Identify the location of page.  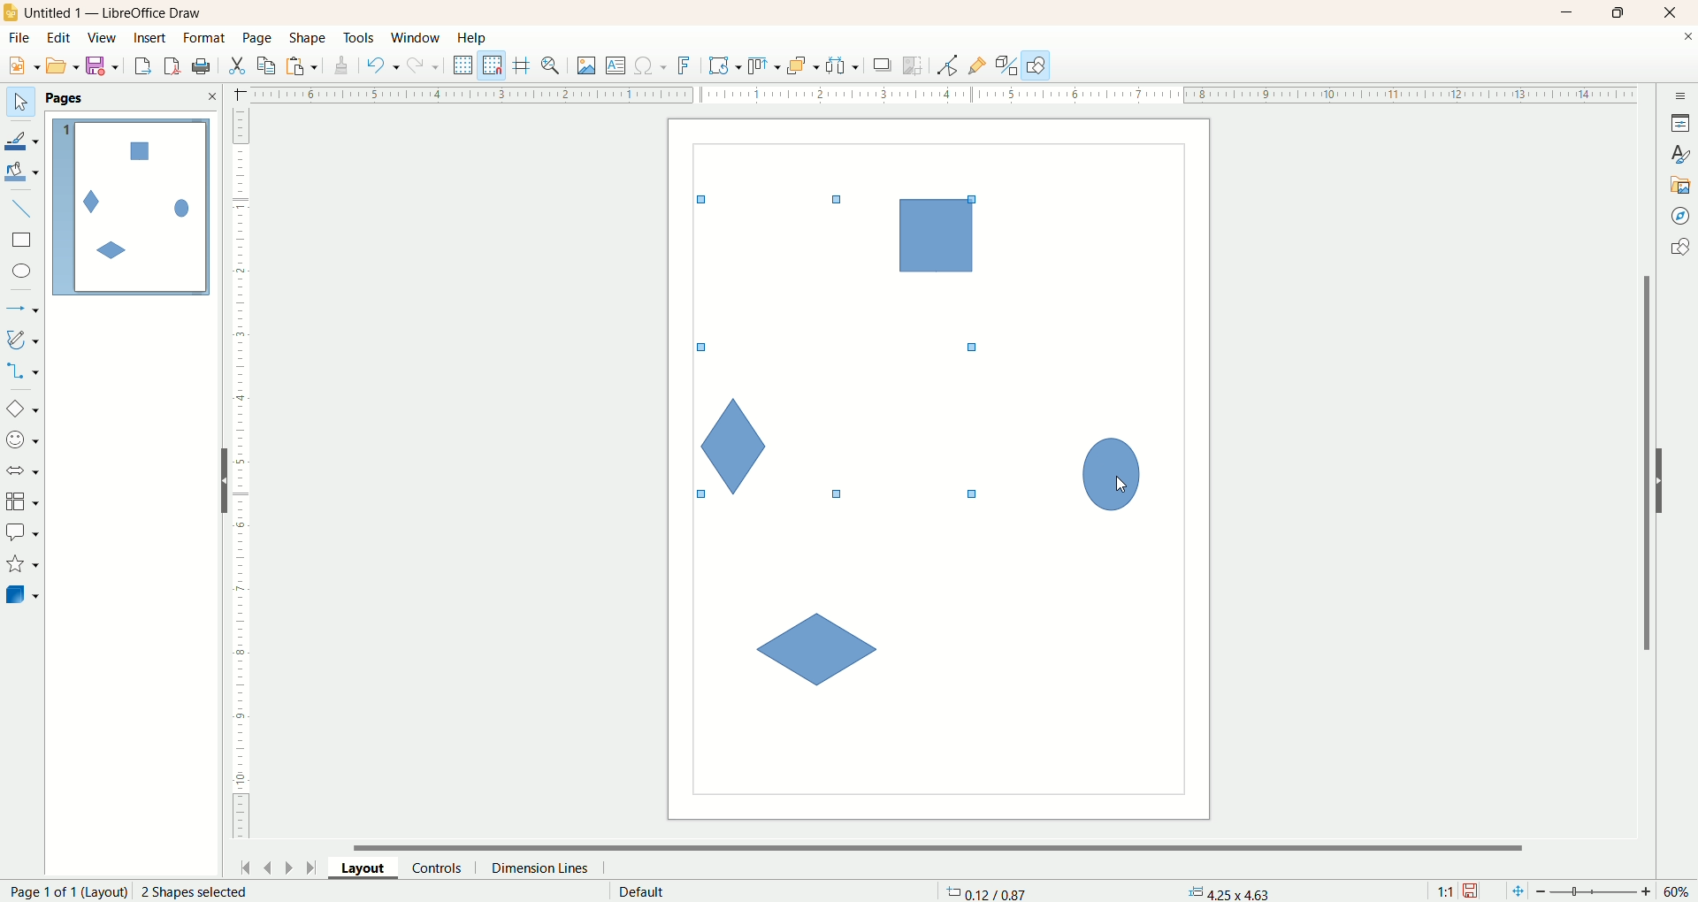
(259, 37).